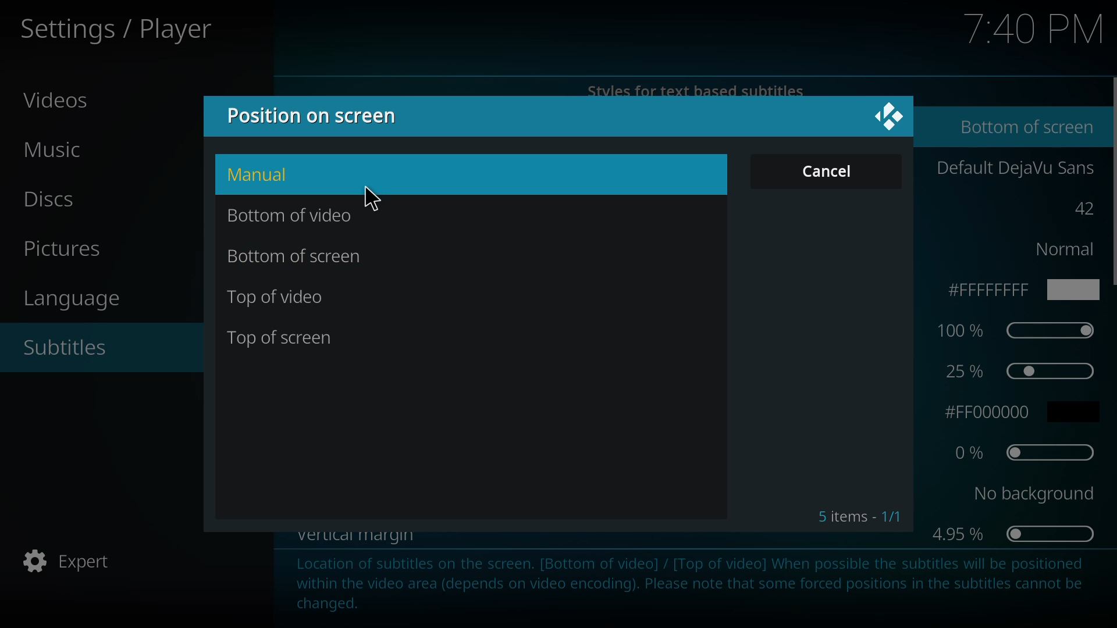 The height and width of the screenshot is (628, 1117). I want to click on discs, so click(51, 201).